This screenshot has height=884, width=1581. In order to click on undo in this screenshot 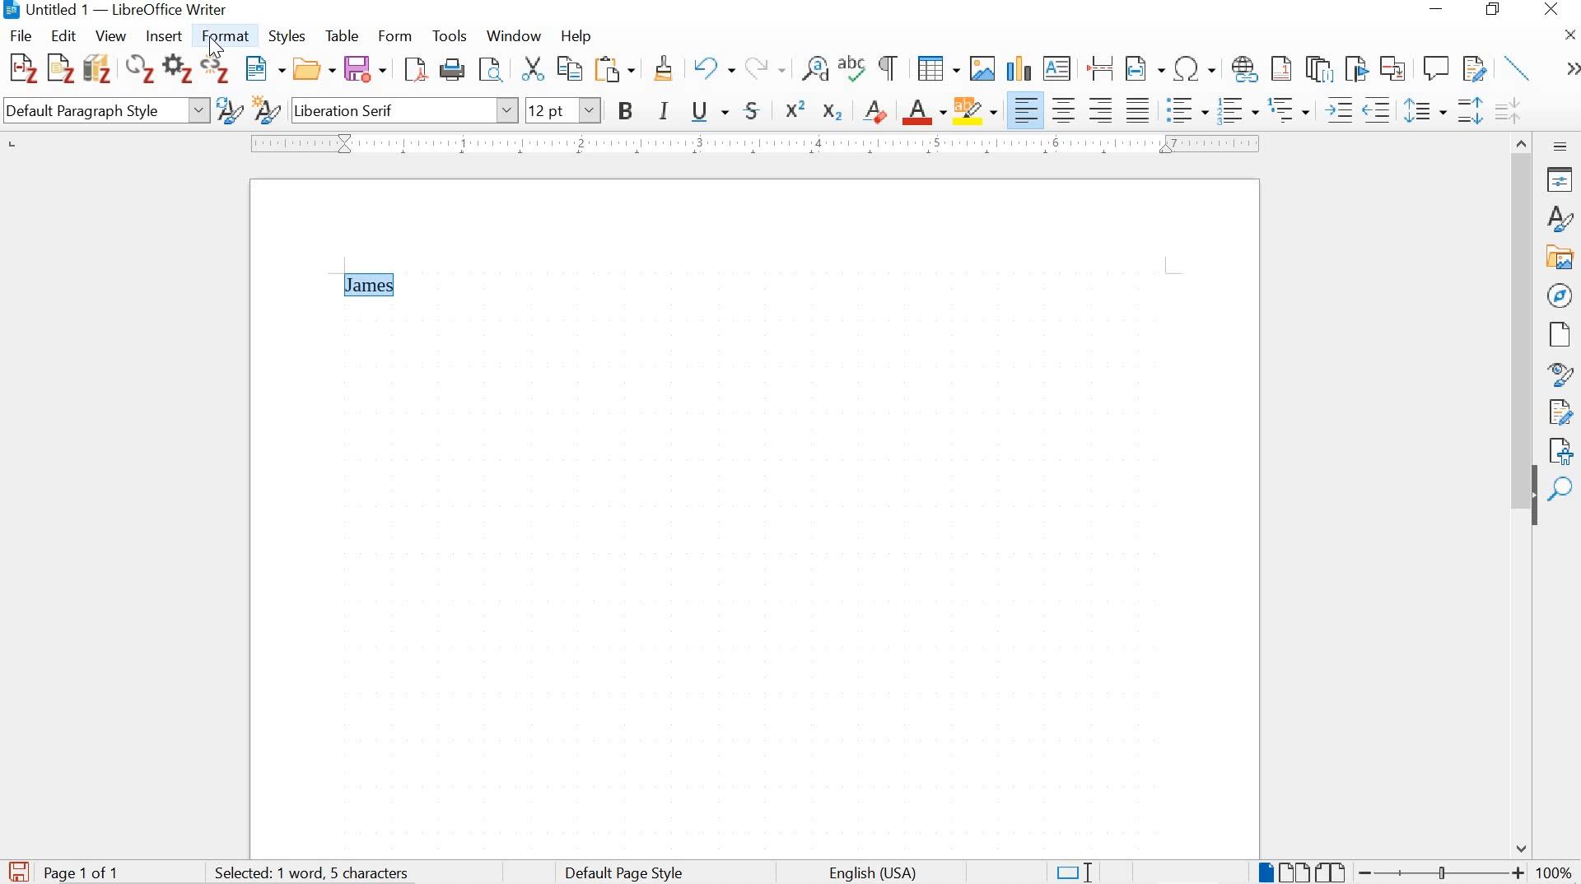, I will do `click(712, 70)`.